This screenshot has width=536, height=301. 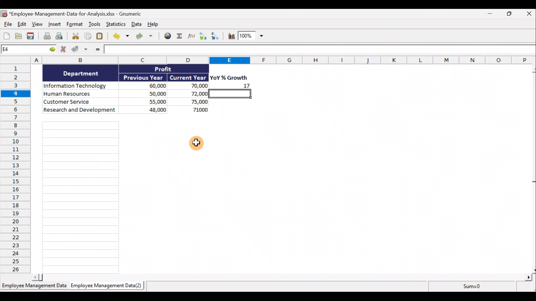 I want to click on YoY% Growth, so click(x=229, y=77).